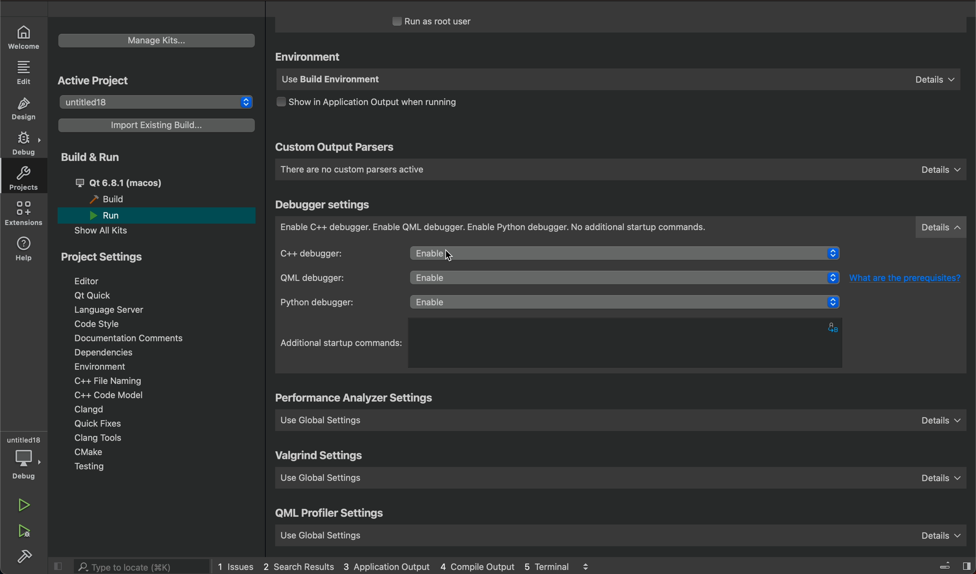 The image size is (976, 574). Describe the element at coordinates (27, 180) in the screenshot. I see `projects` at that location.